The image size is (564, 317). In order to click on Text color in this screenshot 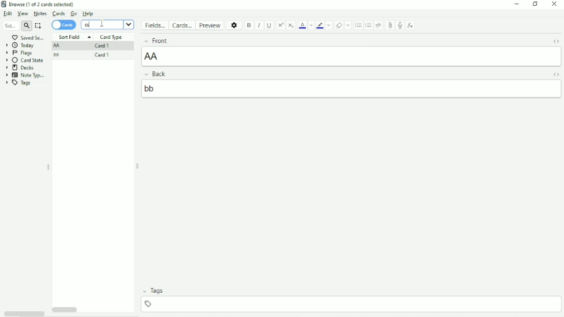, I will do `click(302, 25)`.